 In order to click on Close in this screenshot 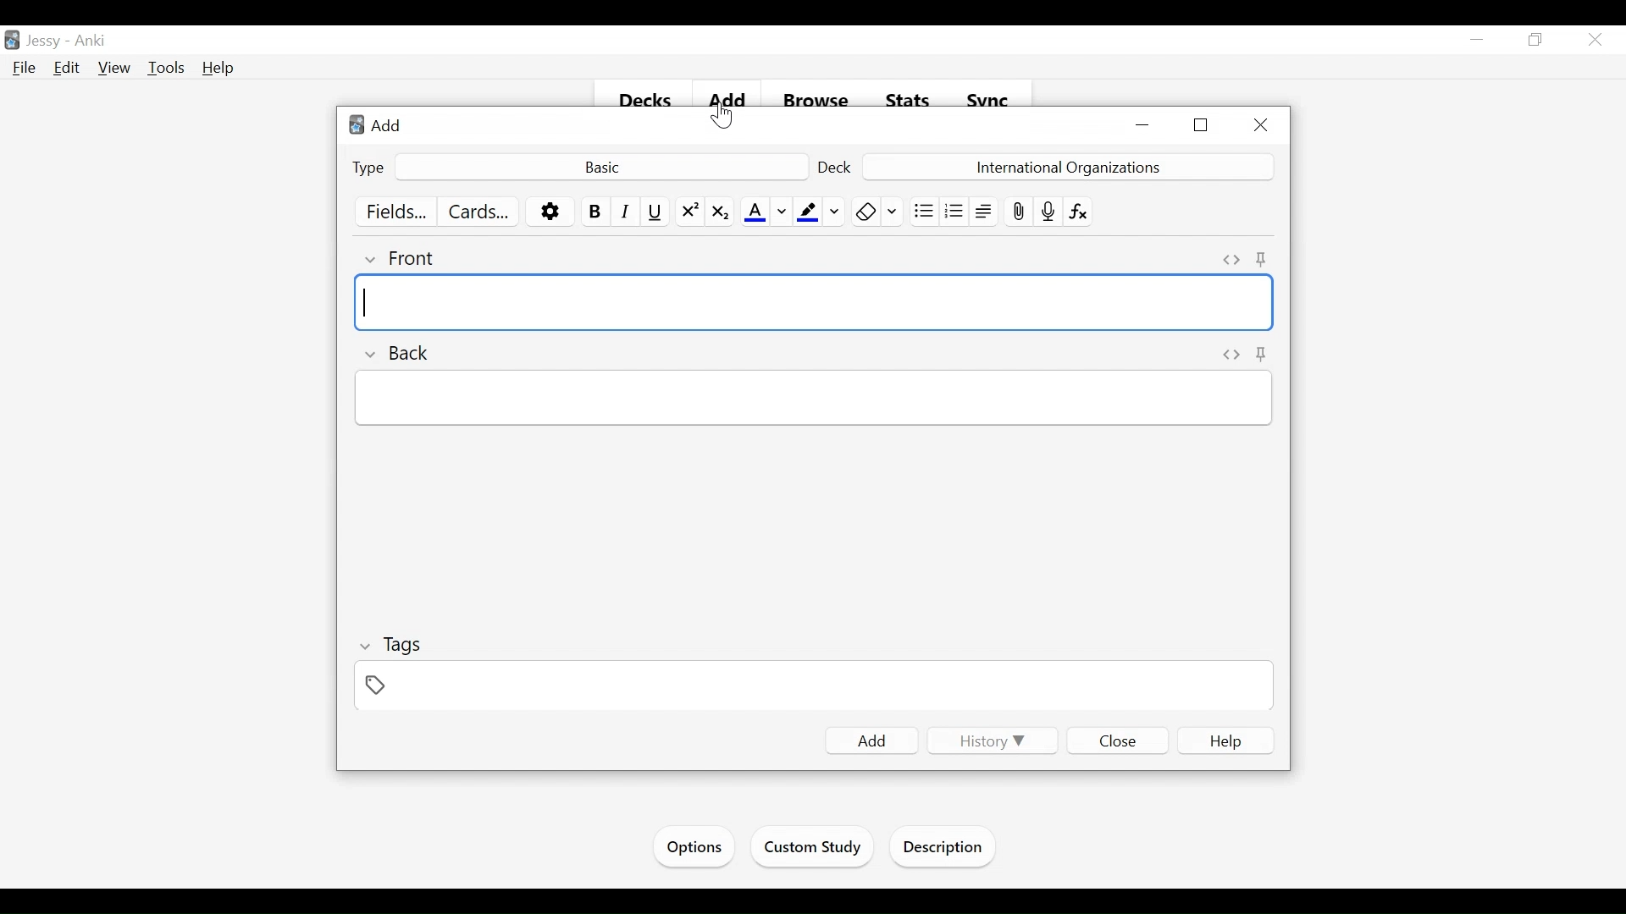, I will do `click(1597, 39)`.